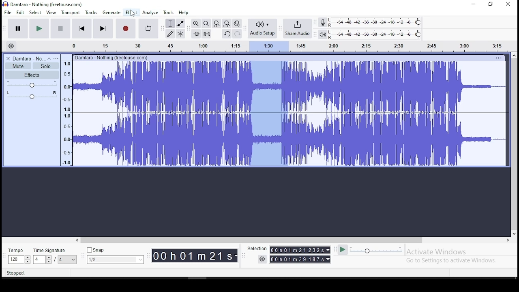 The image size is (519, 292). What do you see at coordinates (296, 250) in the screenshot?
I see `00Oh01m 21.232` at bounding box center [296, 250].